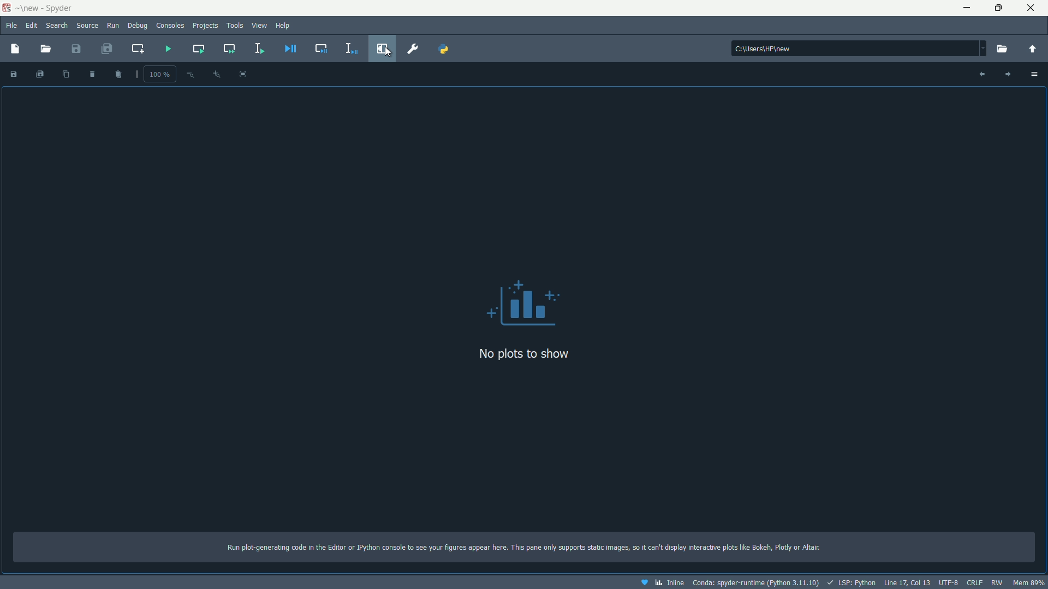 Image resolution: width=1048 pixels, height=589 pixels. Describe the element at coordinates (113, 25) in the screenshot. I see `run` at that location.